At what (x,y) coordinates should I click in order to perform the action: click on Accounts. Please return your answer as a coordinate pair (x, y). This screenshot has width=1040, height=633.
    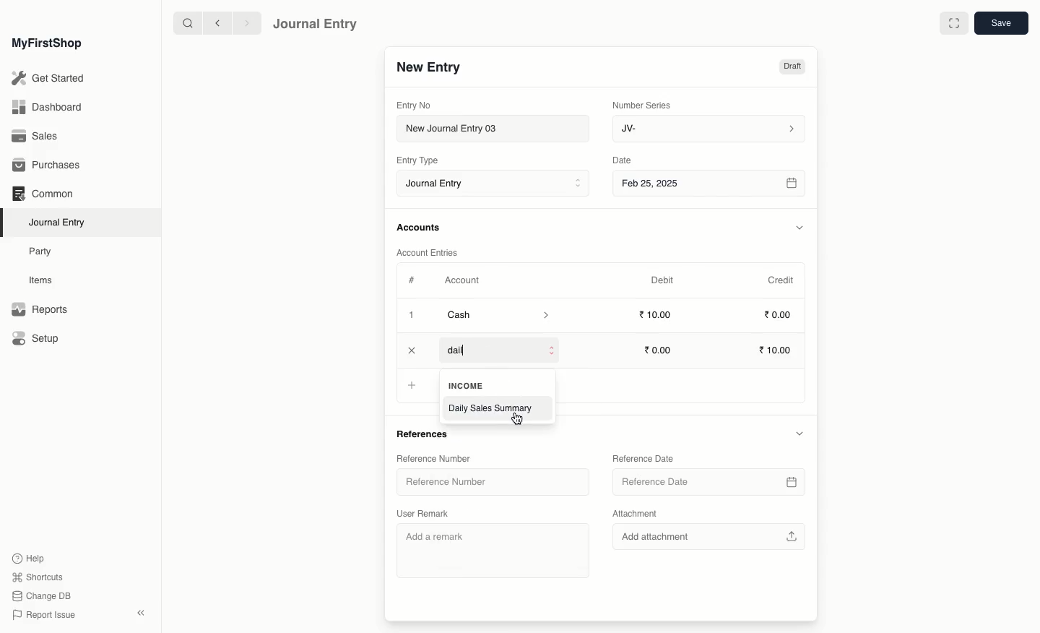
    Looking at the image, I should click on (420, 228).